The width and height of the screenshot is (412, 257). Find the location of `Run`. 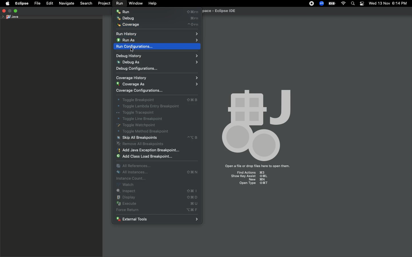

Run is located at coordinates (157, 12).